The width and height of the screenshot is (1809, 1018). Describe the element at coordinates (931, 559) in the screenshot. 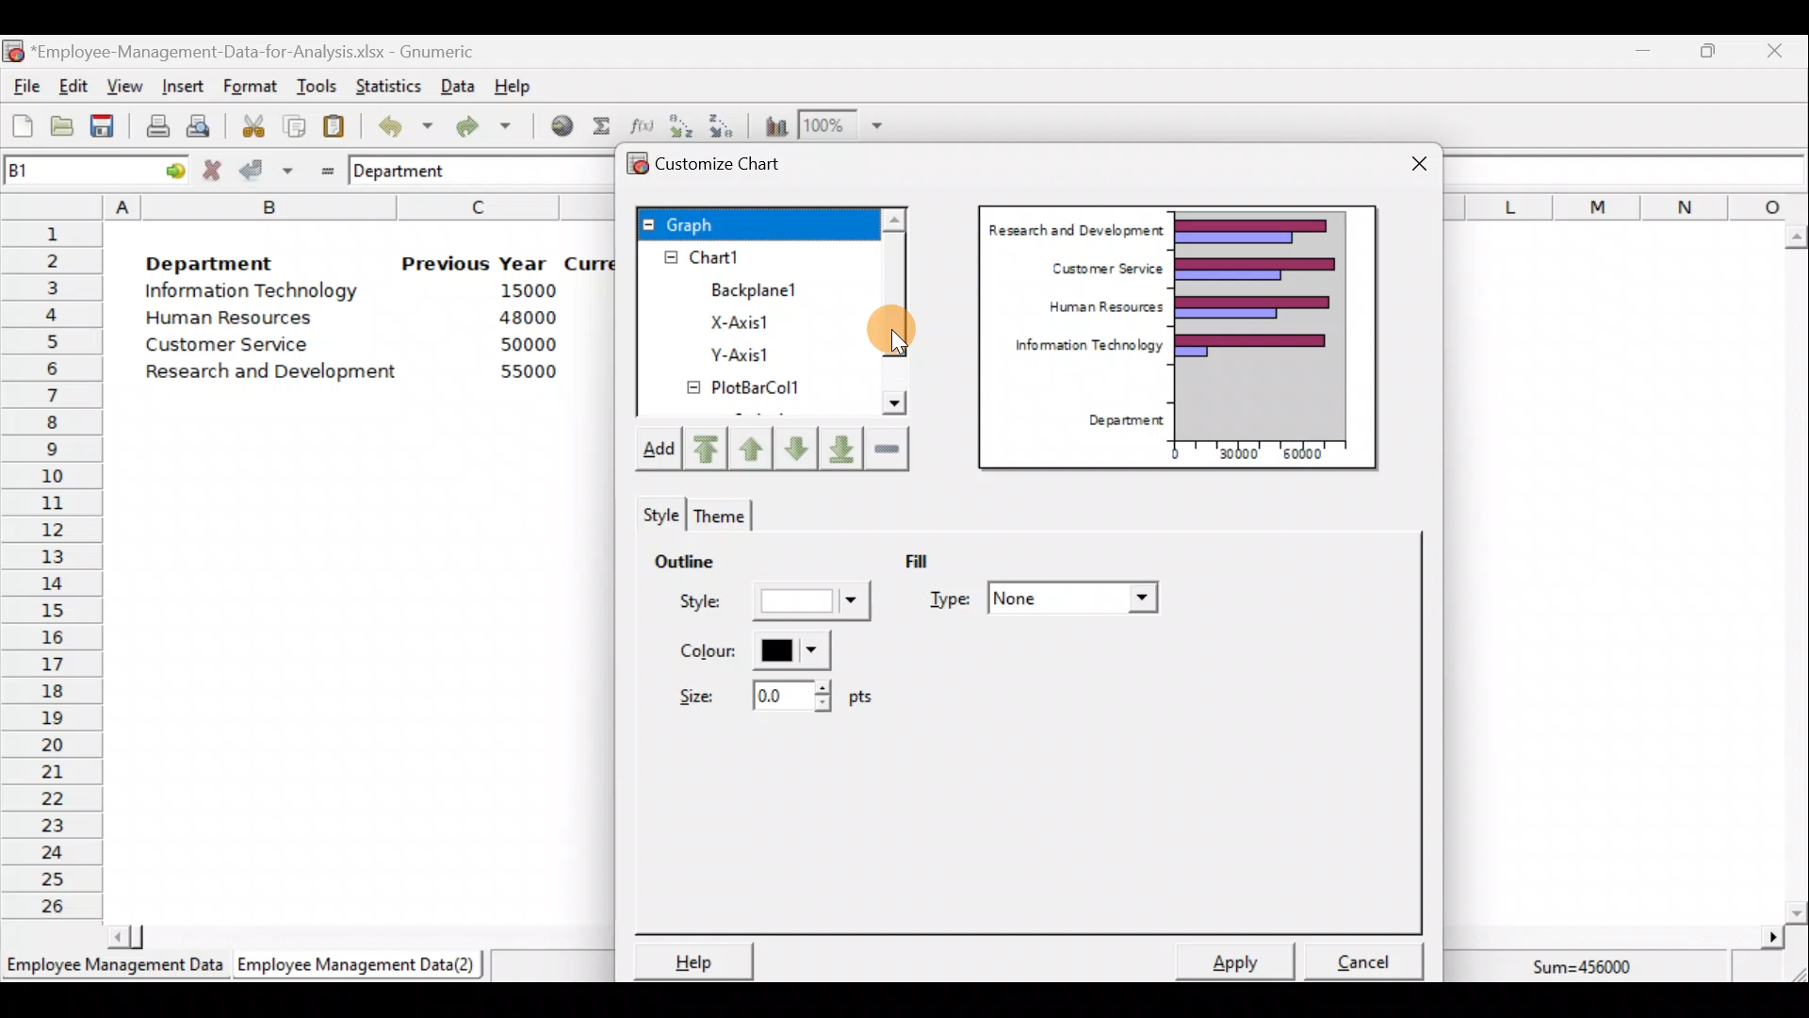

I see `Fill` at that location.